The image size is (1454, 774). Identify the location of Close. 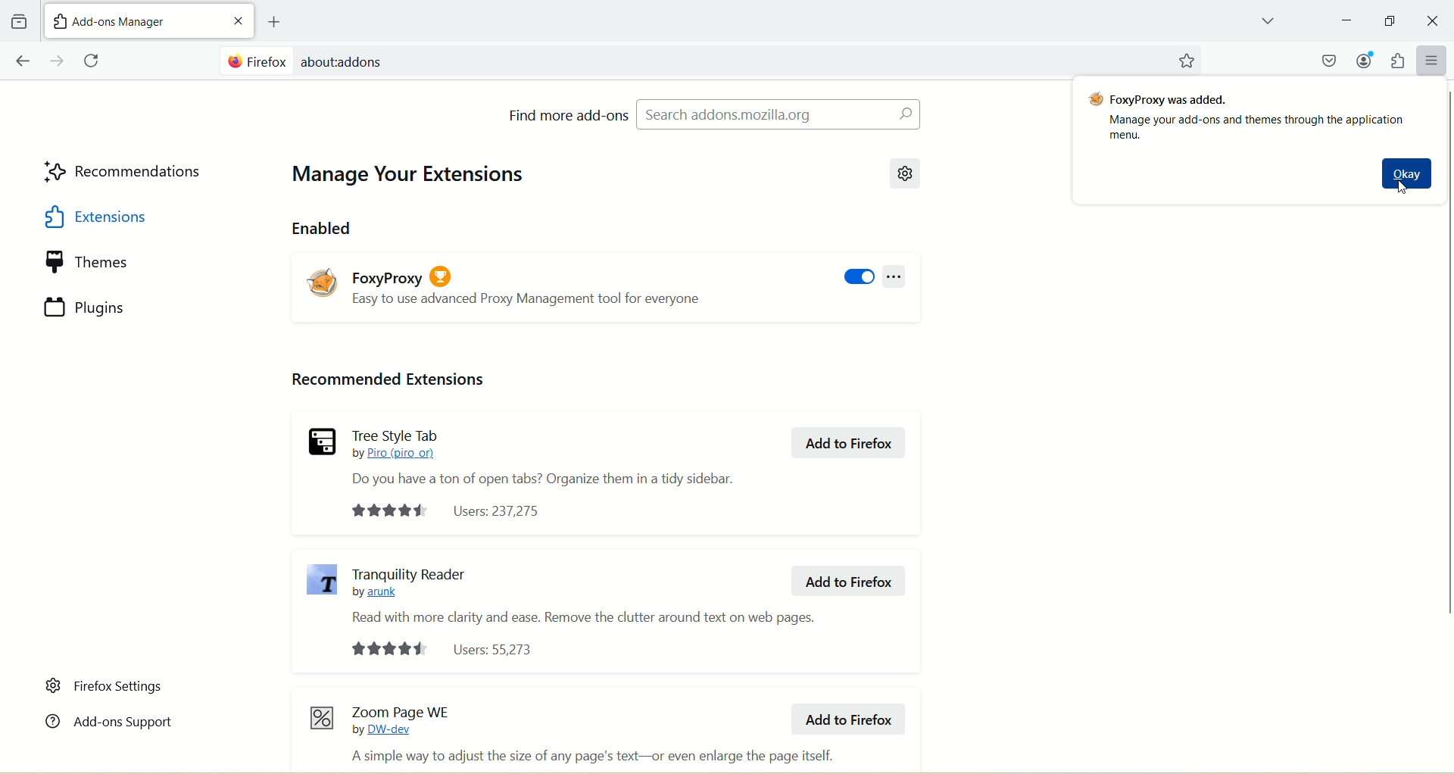
(239, 20).